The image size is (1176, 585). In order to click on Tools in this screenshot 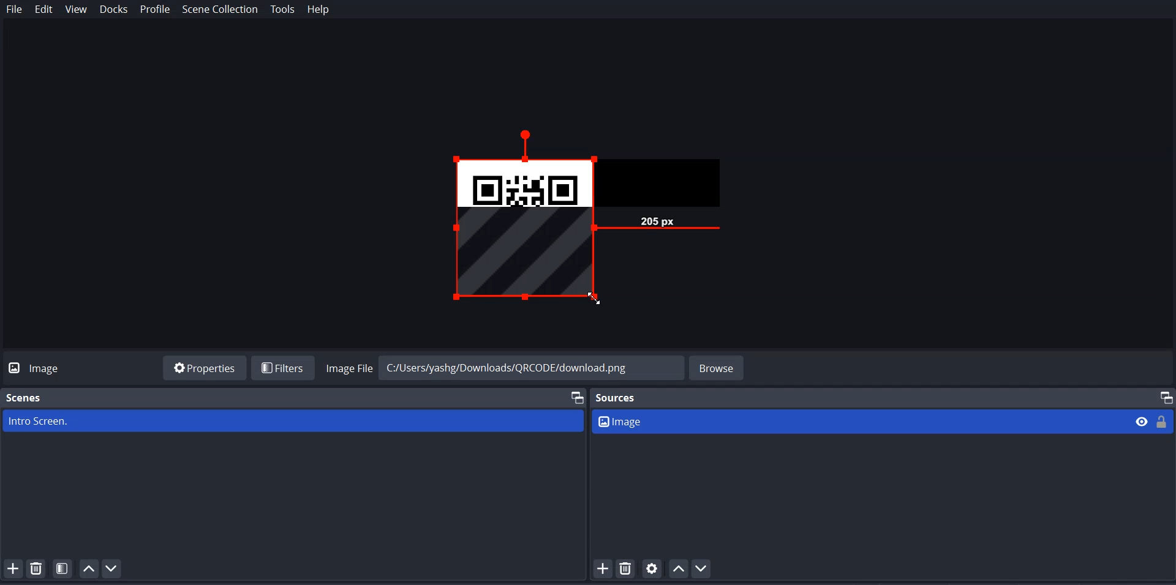, I will do `click(282, 10)`.